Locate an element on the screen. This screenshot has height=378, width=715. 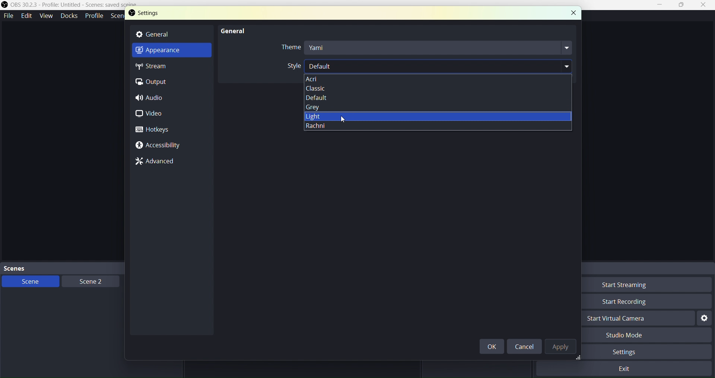
options is located at coordinates (438, 79).